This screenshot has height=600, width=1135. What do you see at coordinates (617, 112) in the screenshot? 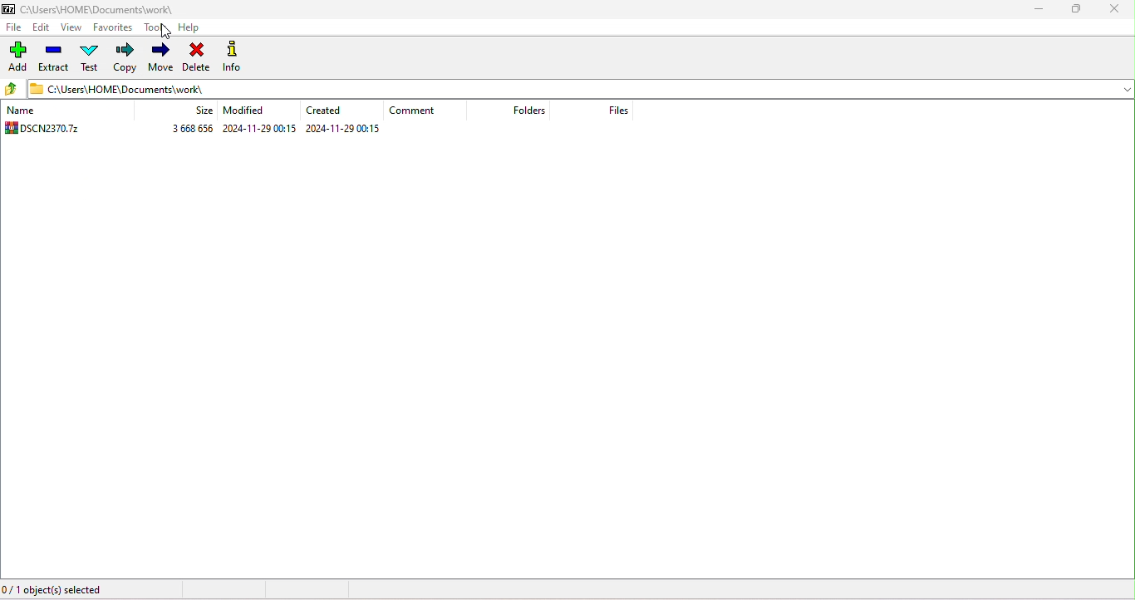
I see `files` at bounding box center [617, 112].